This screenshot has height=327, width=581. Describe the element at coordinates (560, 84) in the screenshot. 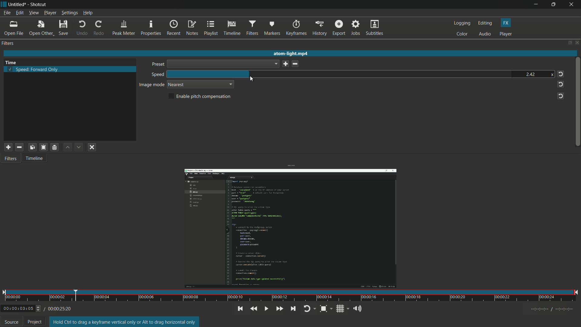

I see `reset to default` at that location.